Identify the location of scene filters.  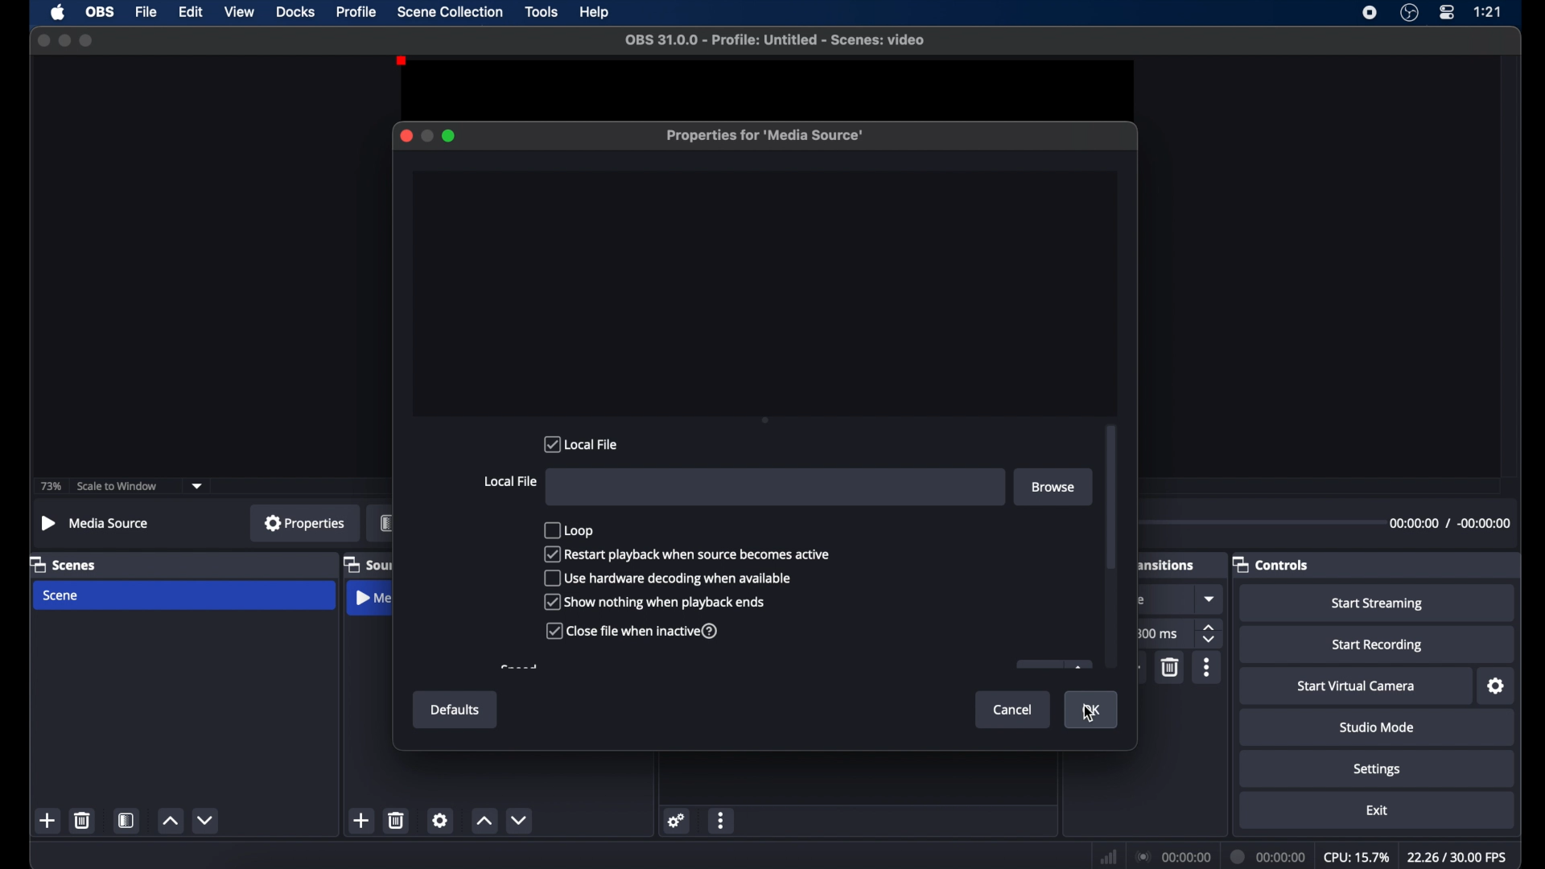
(126, 822).